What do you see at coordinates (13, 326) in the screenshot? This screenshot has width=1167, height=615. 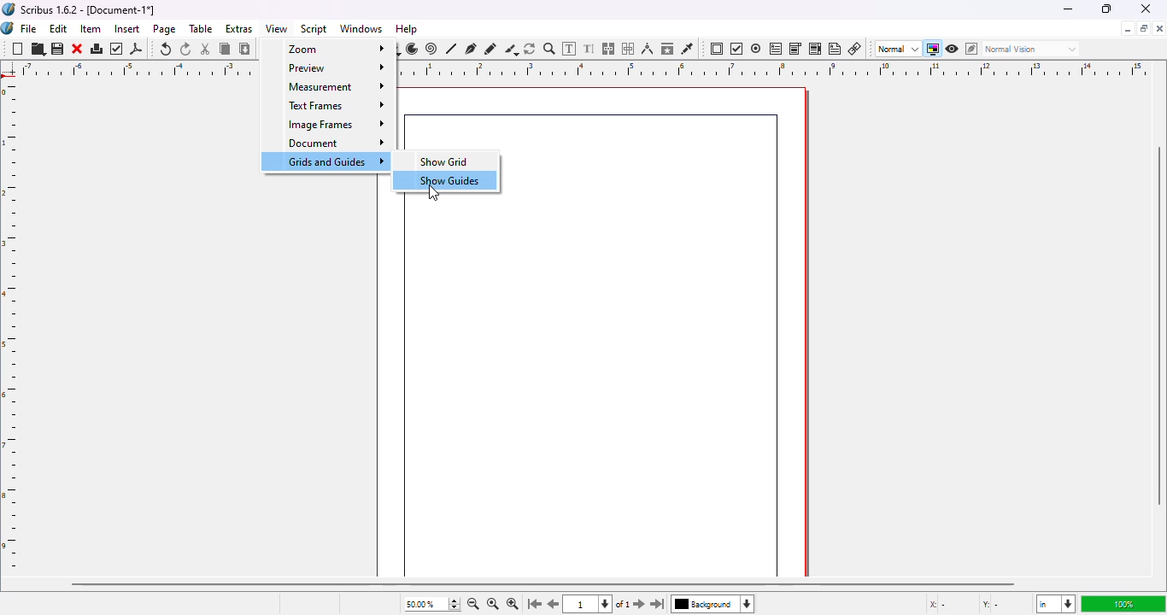 I see `ruler` at bounding box center [13, 326].